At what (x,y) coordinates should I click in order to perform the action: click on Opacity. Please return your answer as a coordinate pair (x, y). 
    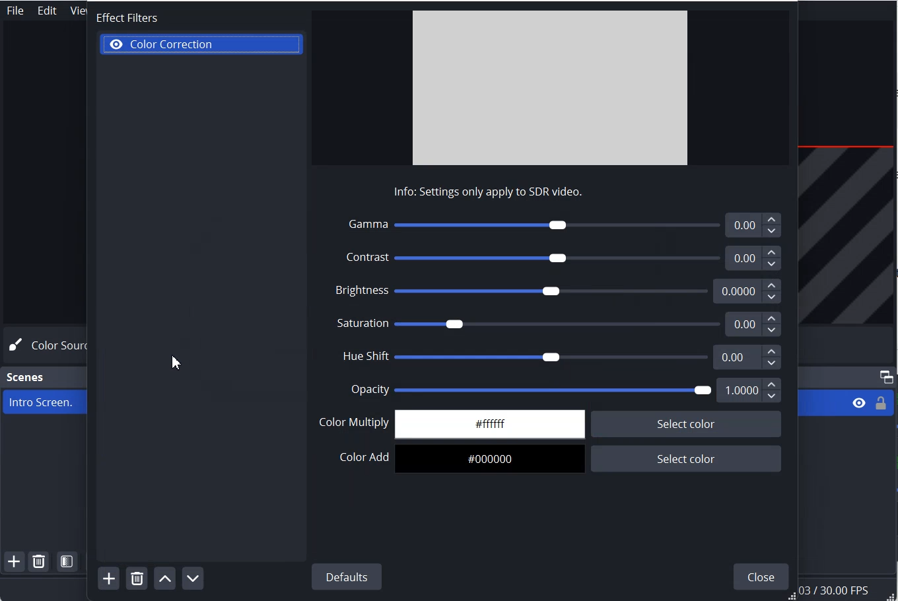
    Looking at the image, I should click on (565, 390).